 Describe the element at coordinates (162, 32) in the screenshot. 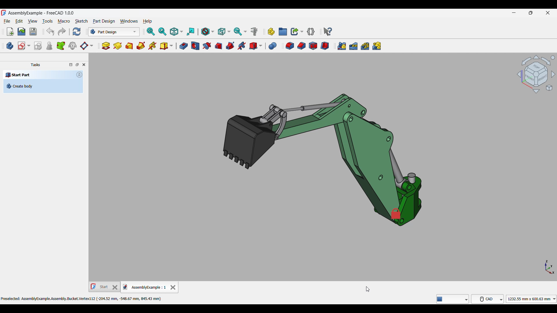

I see `Fit selection` at that location.